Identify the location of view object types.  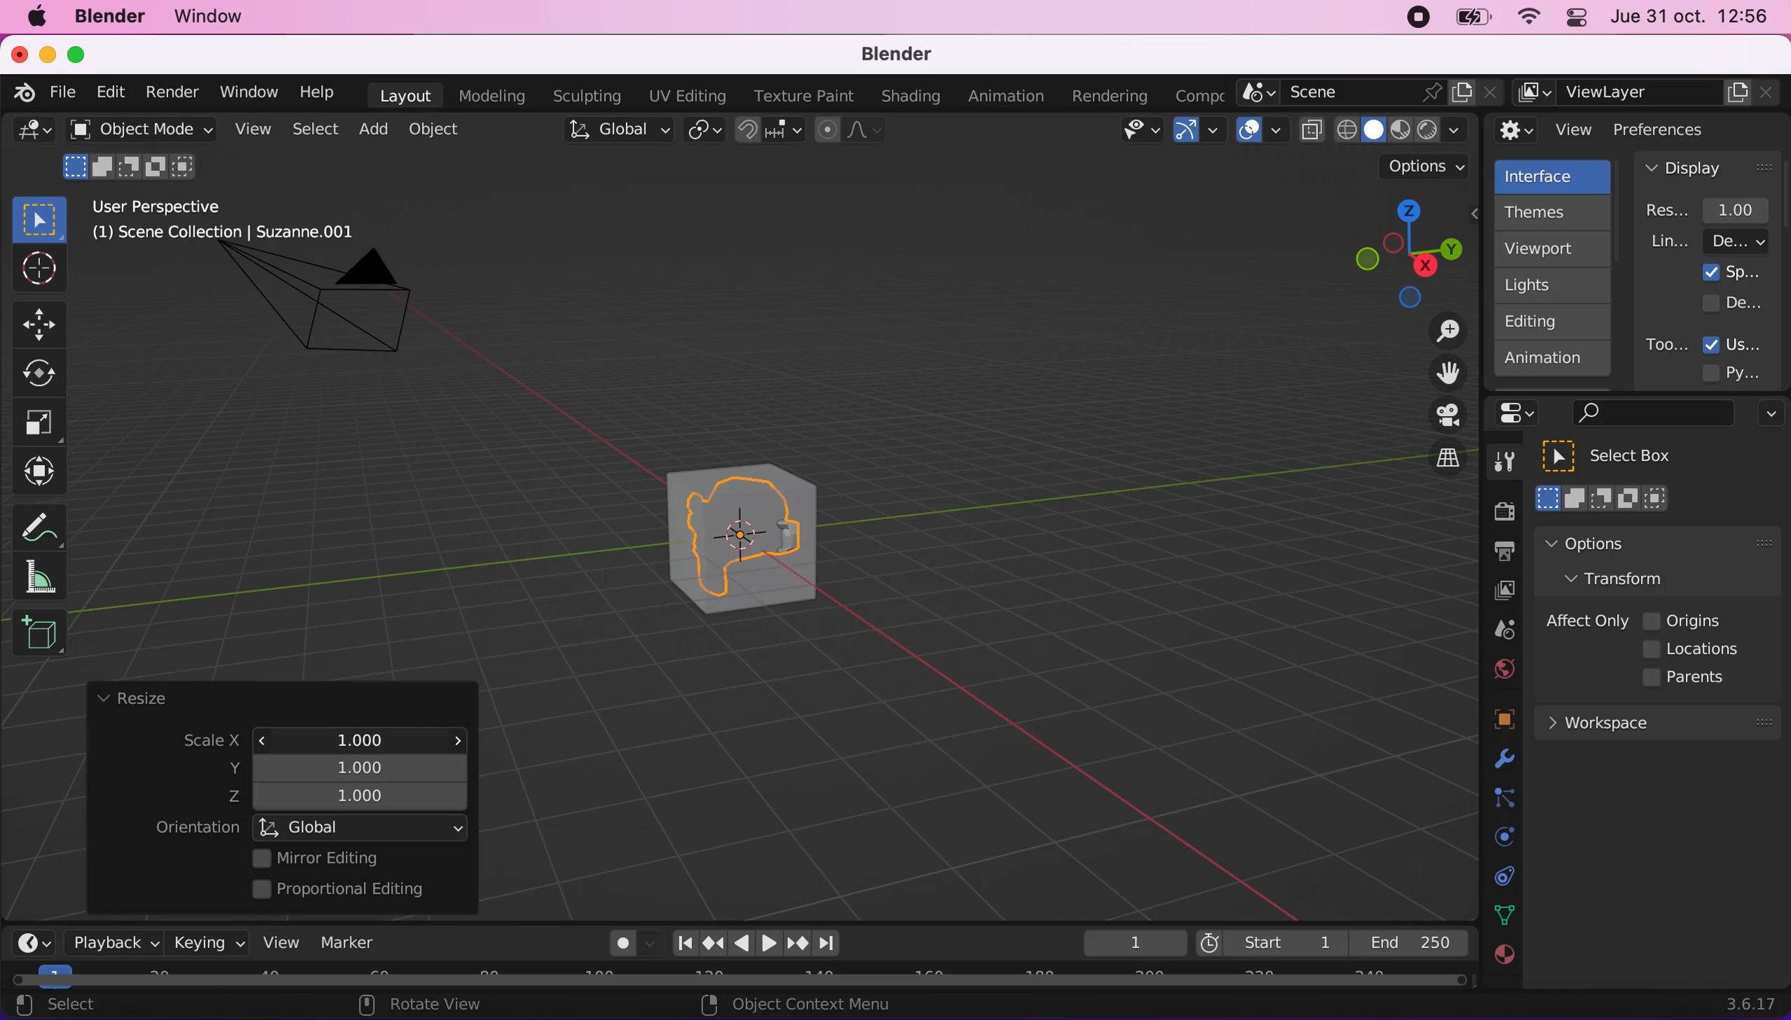
(1138, 133).